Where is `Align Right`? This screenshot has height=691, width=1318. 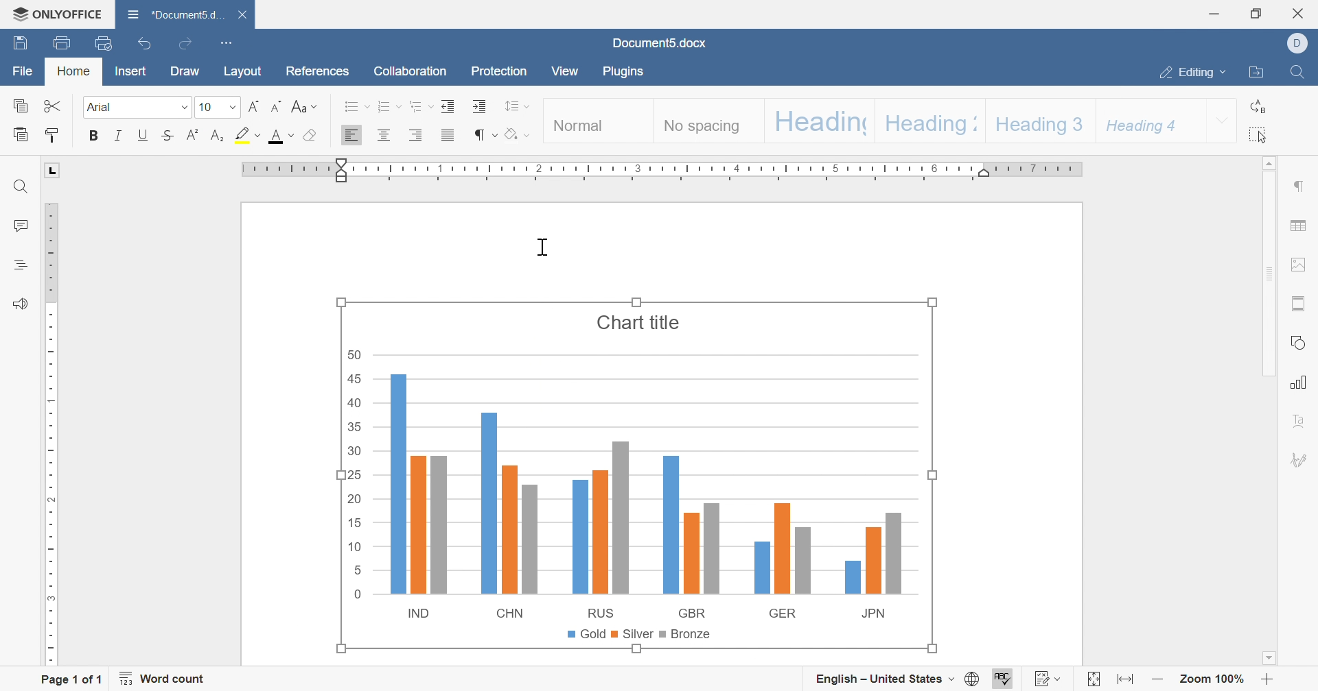
Align Right is located at coordinates (416, 135).